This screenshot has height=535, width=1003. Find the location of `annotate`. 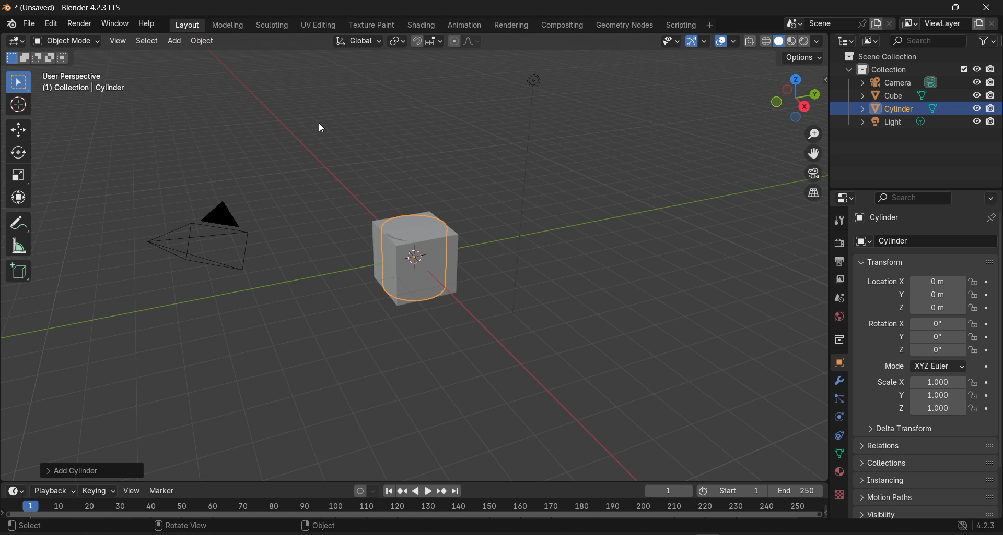

annotate is located at coordinates (21, 223).